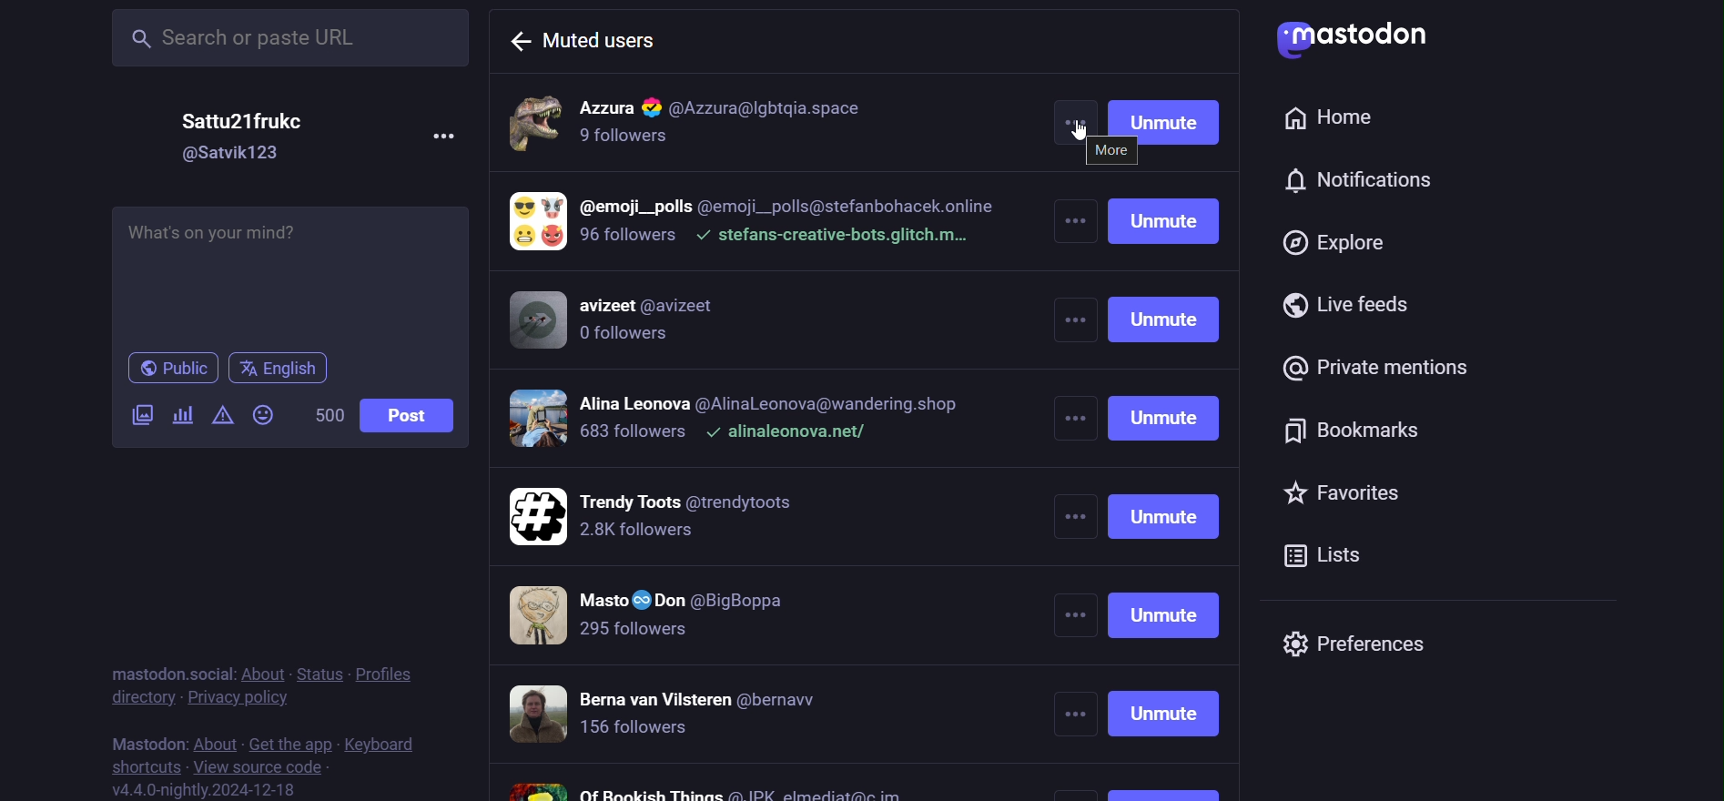 The width and height of the screenshot is (1724, 801). I want to click on more, so click(1074, 115).